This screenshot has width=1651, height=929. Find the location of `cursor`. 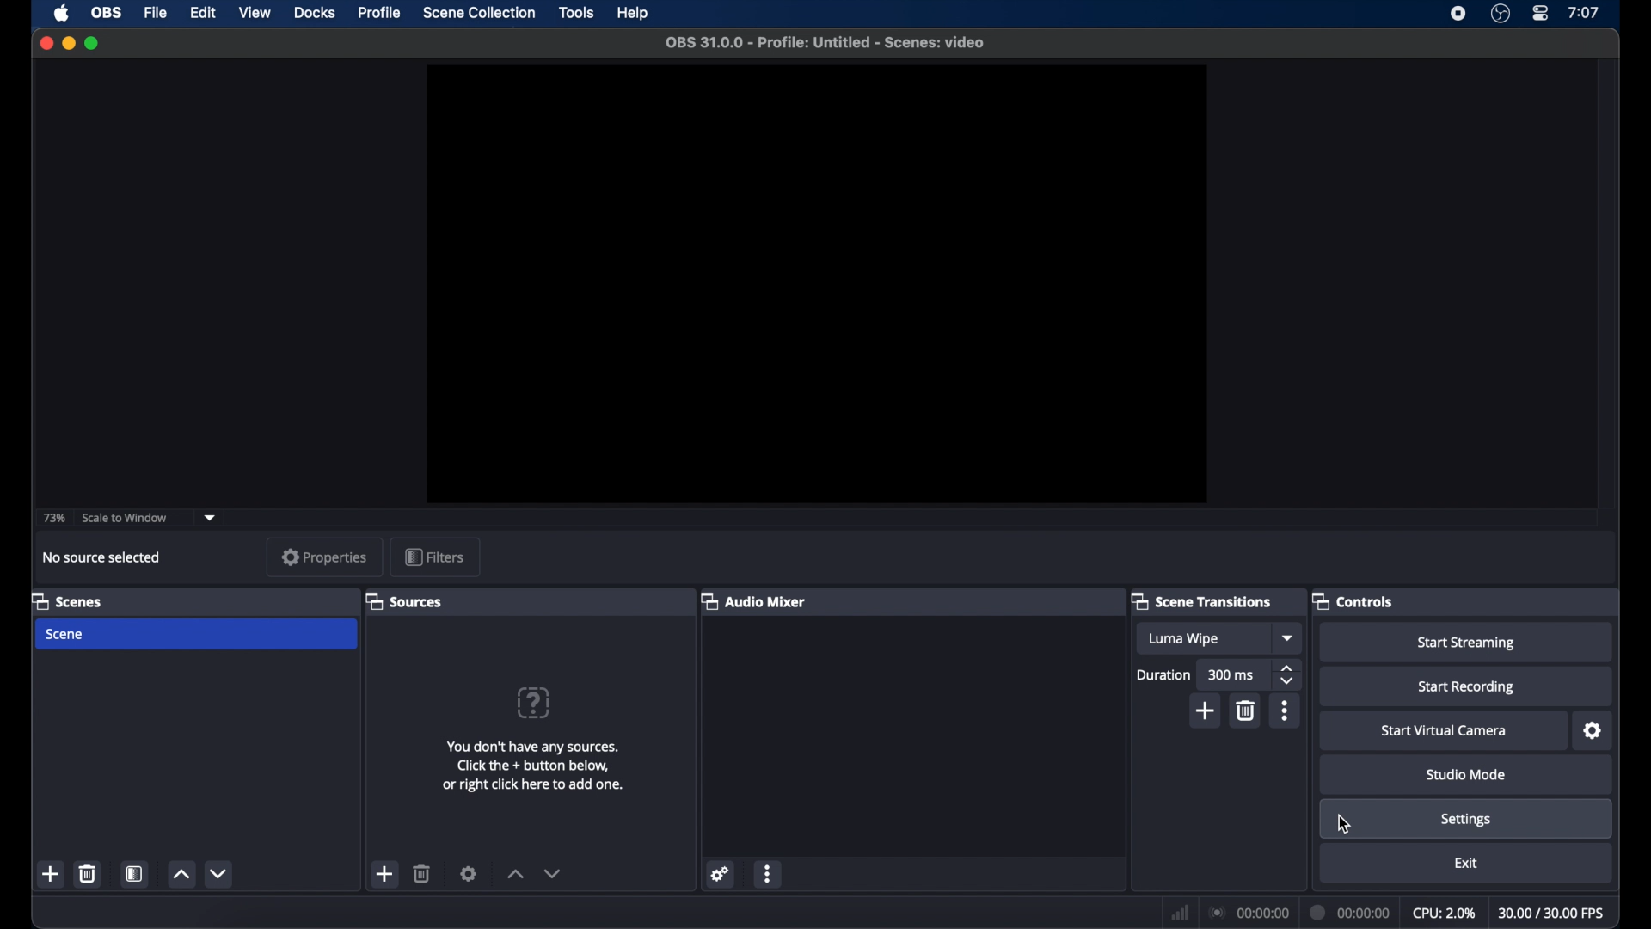

cursor is located at coordinates (1346, 824).